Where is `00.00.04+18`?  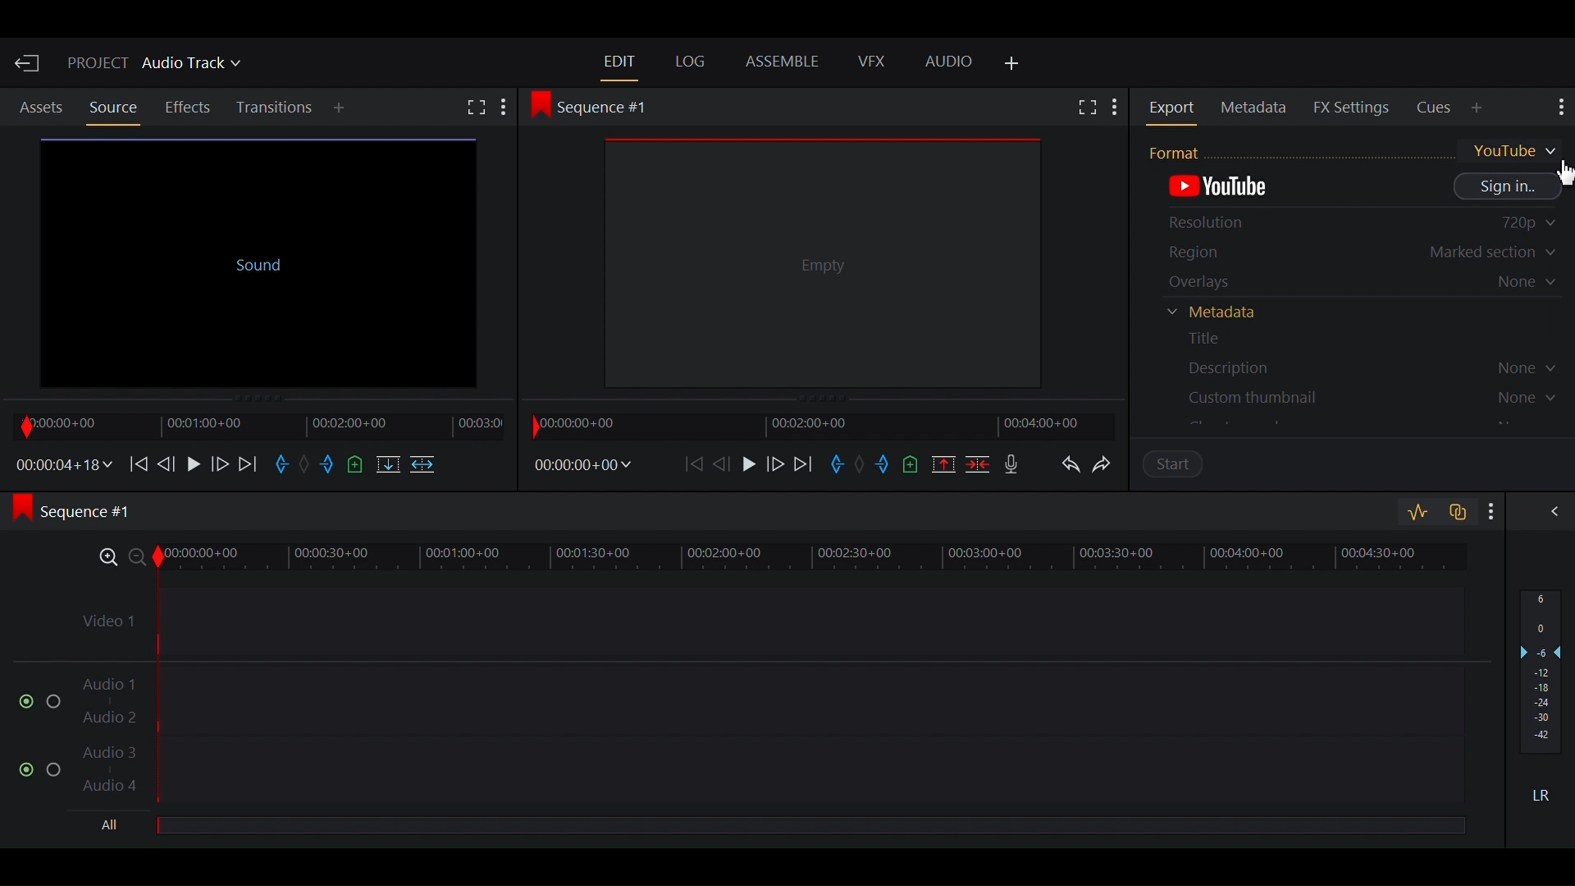
00.00.04+18 is located at coordinates (60, 464).